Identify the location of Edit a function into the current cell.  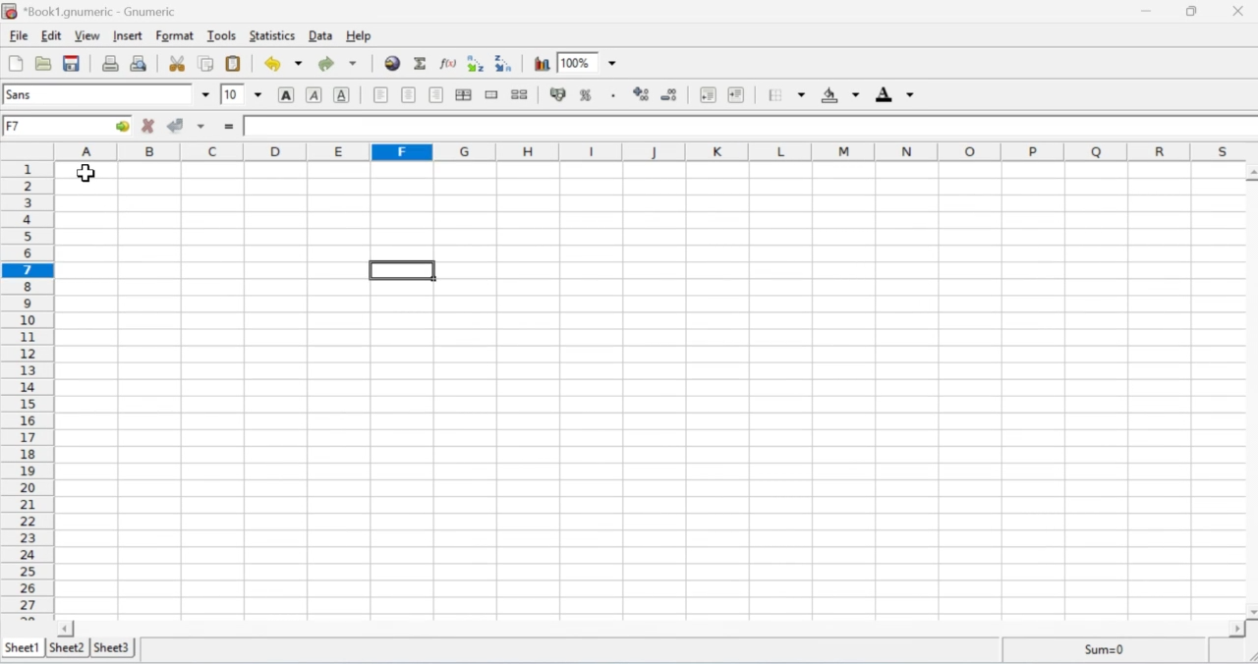
(449, 64).